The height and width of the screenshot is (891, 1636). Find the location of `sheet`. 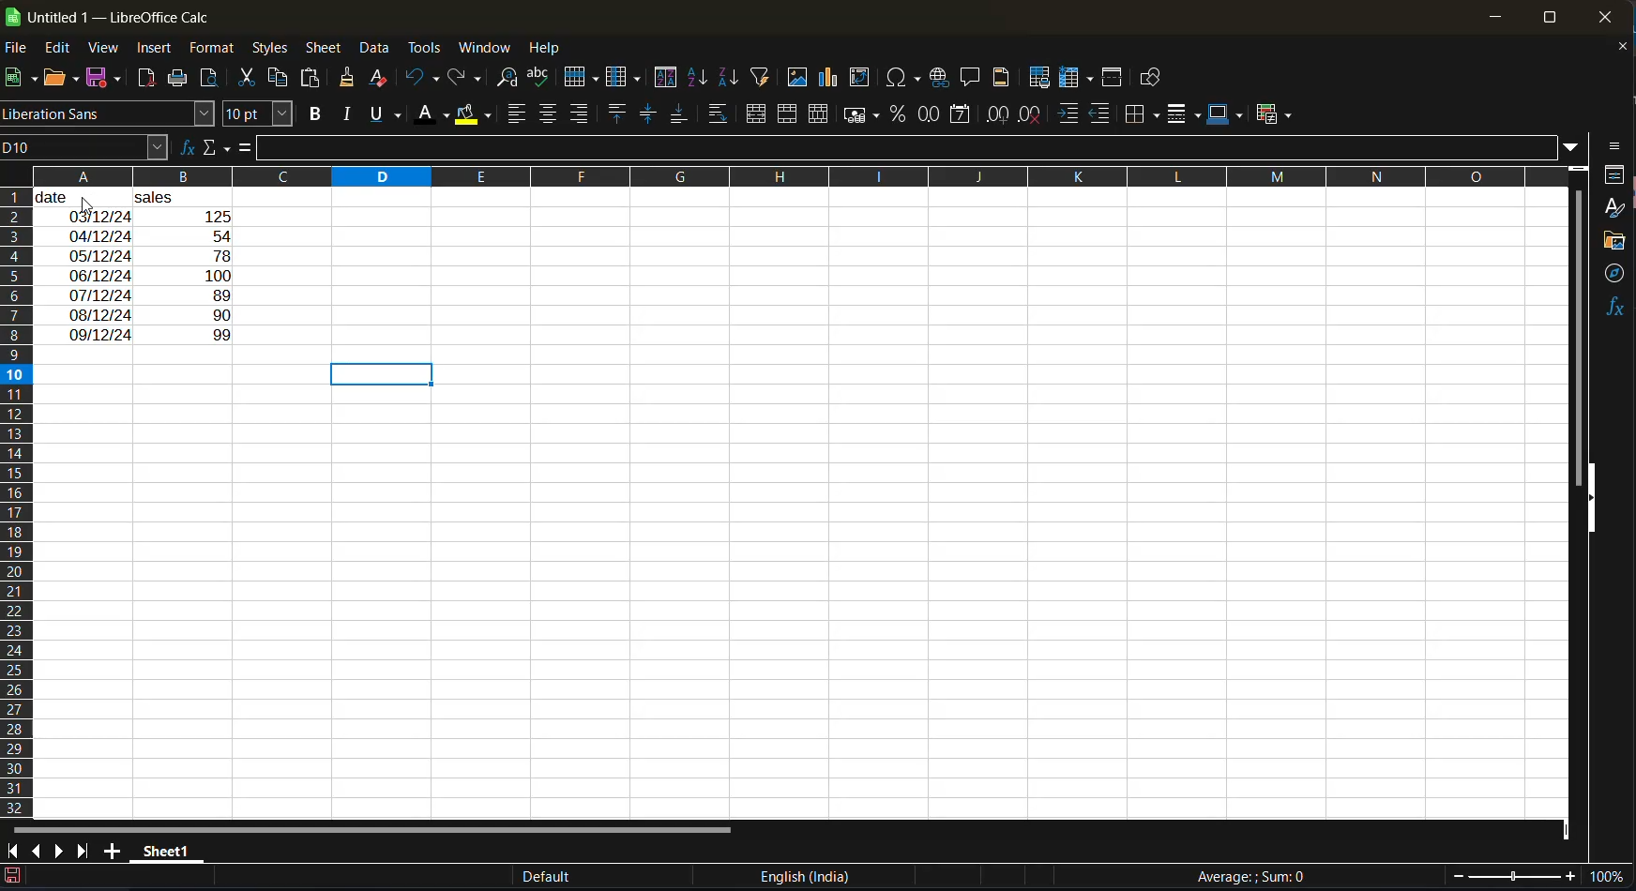

sheet is located at coordinates (326, 49).